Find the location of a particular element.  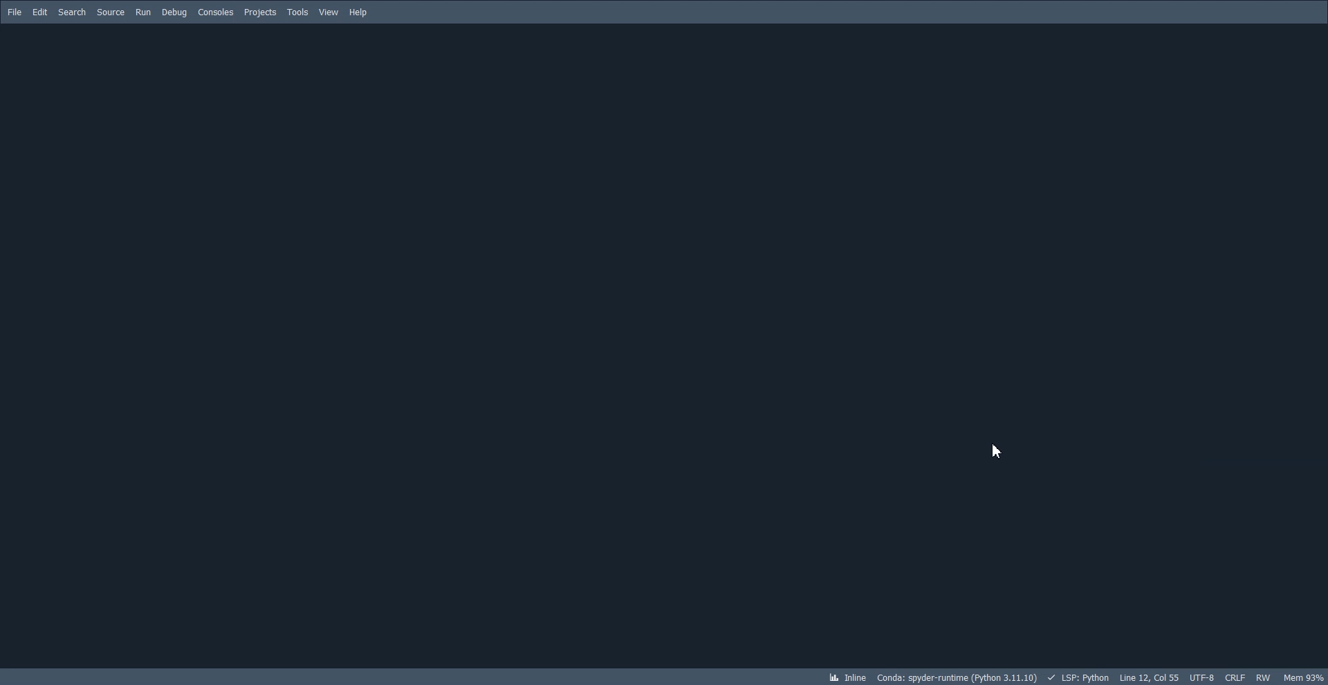

Consoles is located at coordinates (216, 12).